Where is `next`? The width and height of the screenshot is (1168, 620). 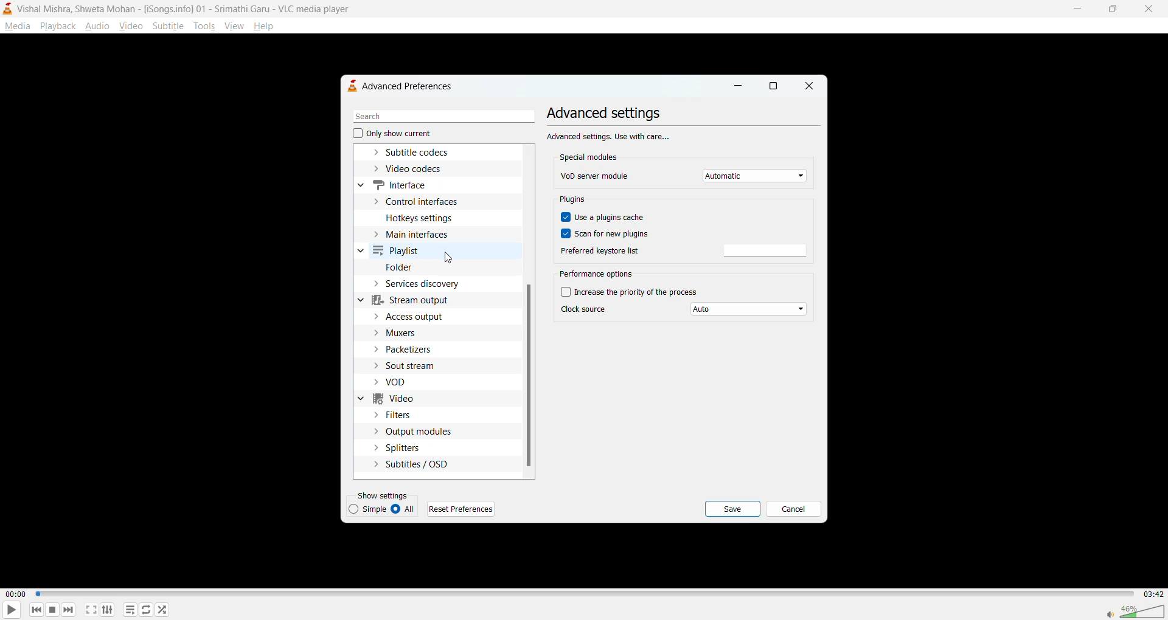
next is located at coordinates (68, 608).